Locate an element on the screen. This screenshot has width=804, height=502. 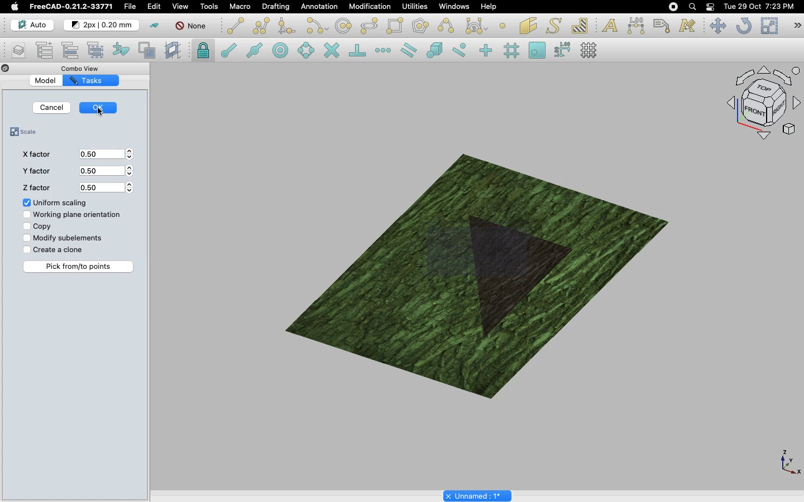
New scale is located at coordinates (514, 277).